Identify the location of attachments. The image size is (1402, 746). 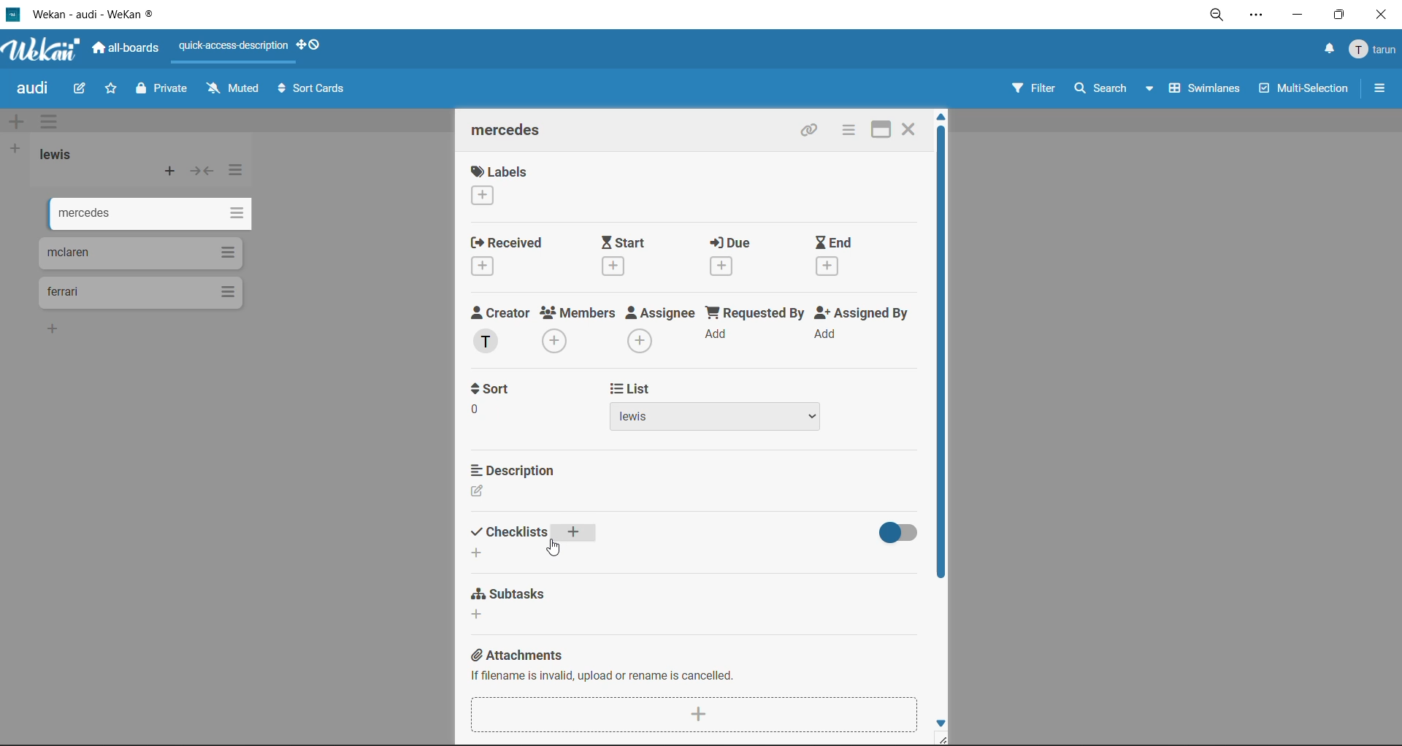
(688, 667).